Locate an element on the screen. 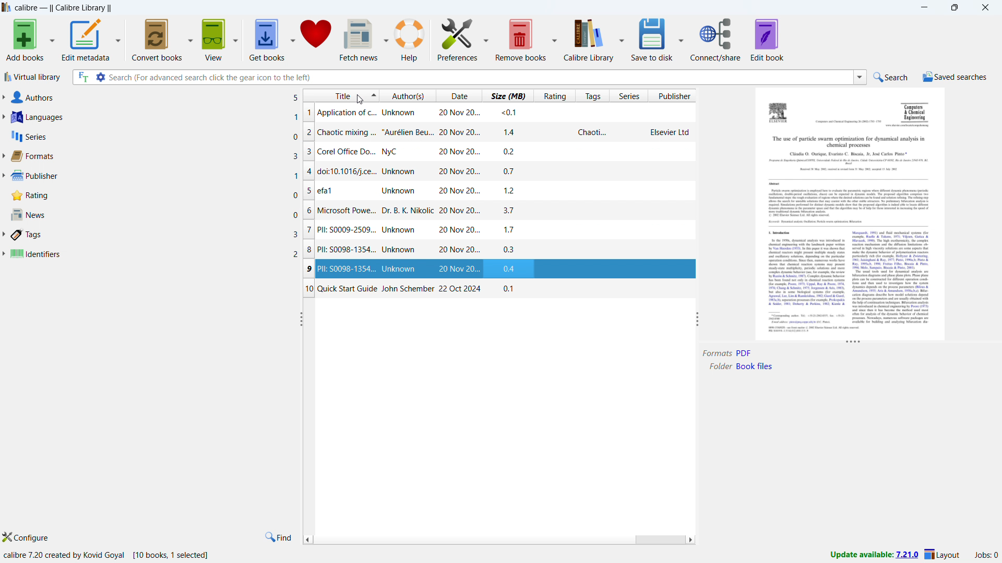   is located at coordinates (891, 277).